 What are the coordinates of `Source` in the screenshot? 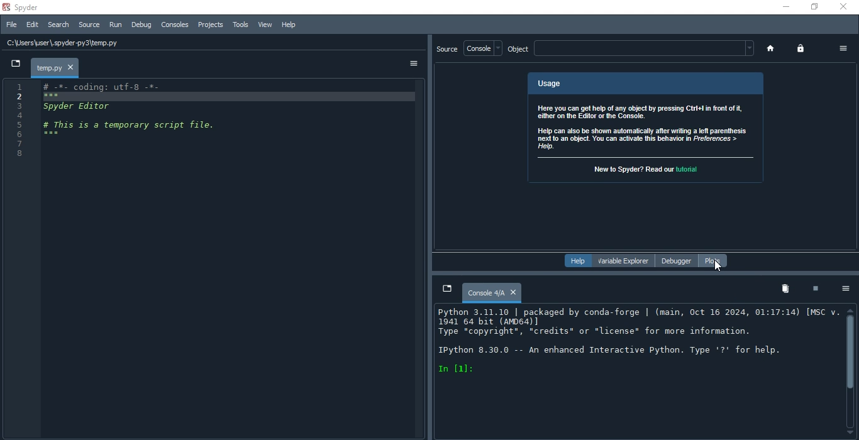 It's located at (87, 25).